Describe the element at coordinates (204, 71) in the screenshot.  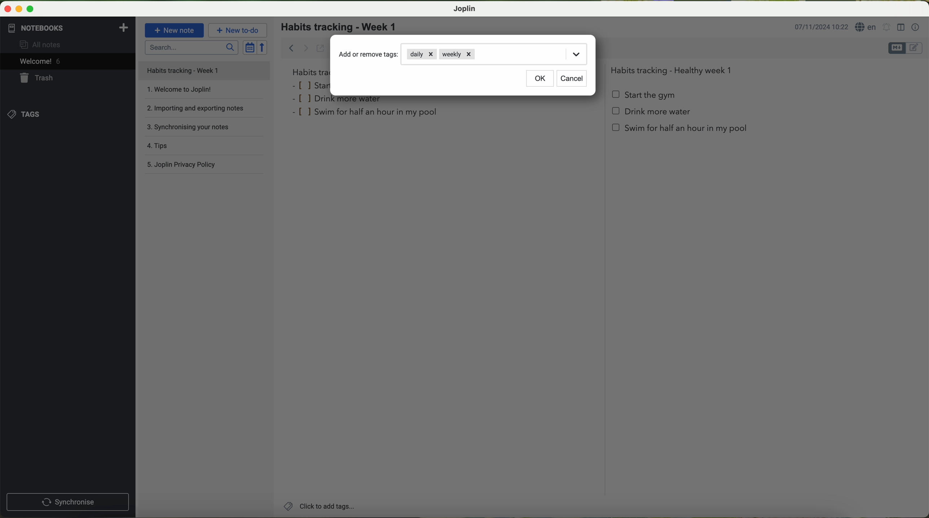
I see `file title` at that location.